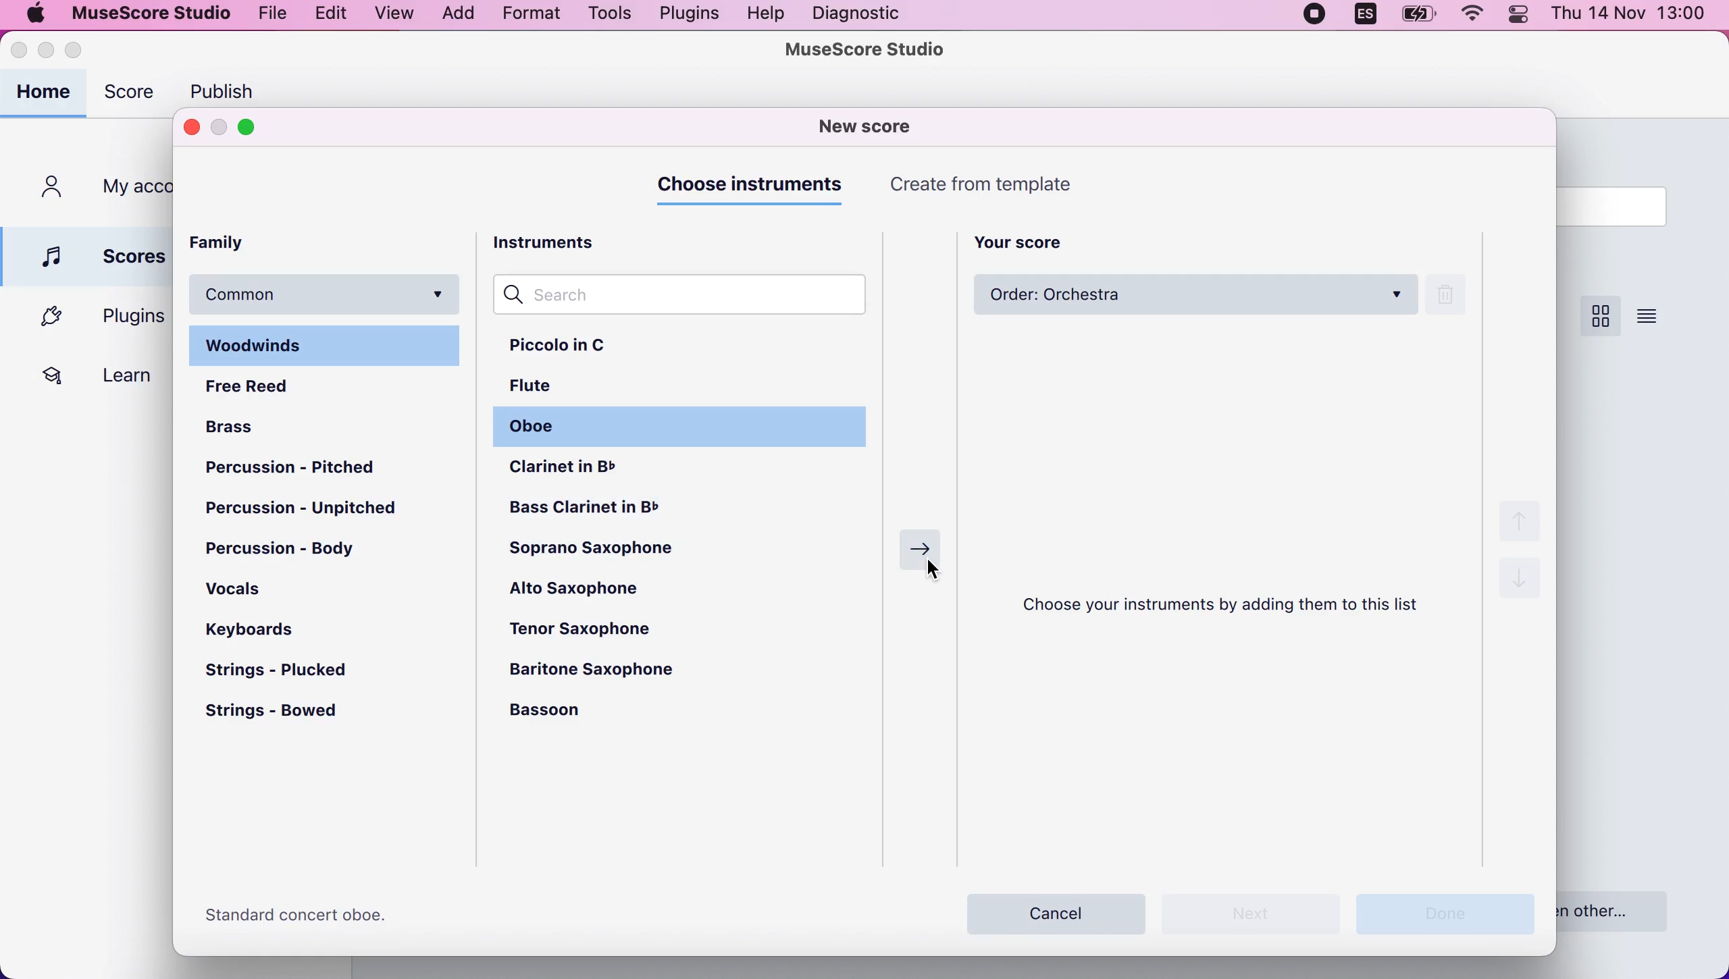 The height and width of the screenshot is (979, 1729). What do you see at coordinates (281, 716) in the screenshot?
I see `strings-bowed` at bounding box center [281, 716].